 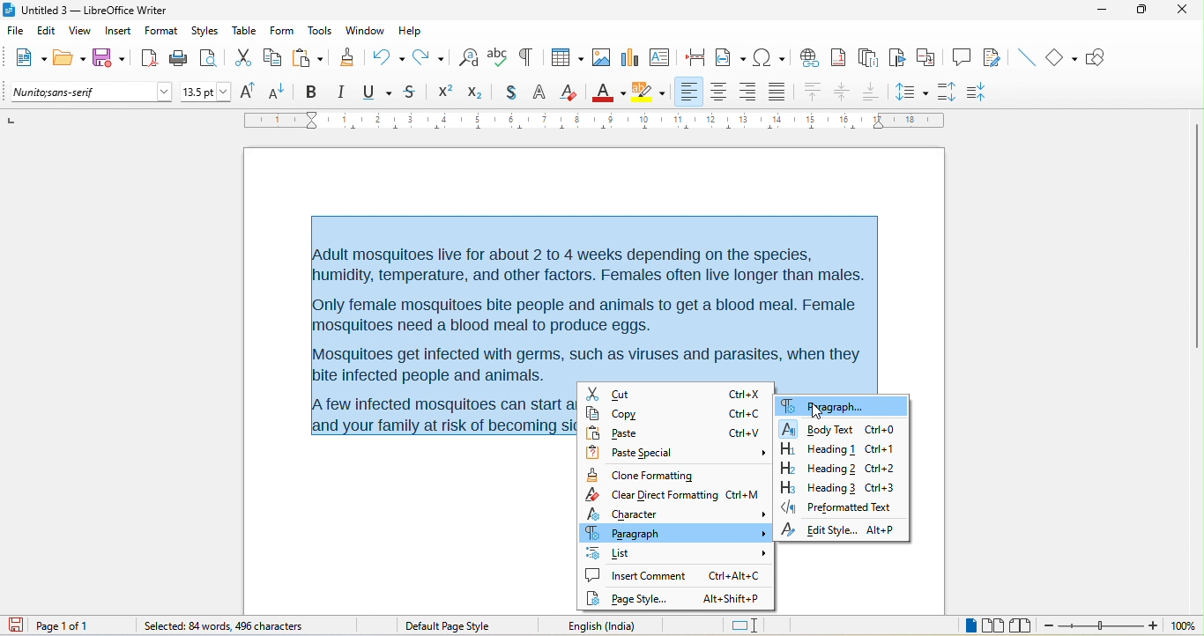 What do you see at coordinates (161, 33) in the screenshot?
I see `format` at bounding box center [161, 33].